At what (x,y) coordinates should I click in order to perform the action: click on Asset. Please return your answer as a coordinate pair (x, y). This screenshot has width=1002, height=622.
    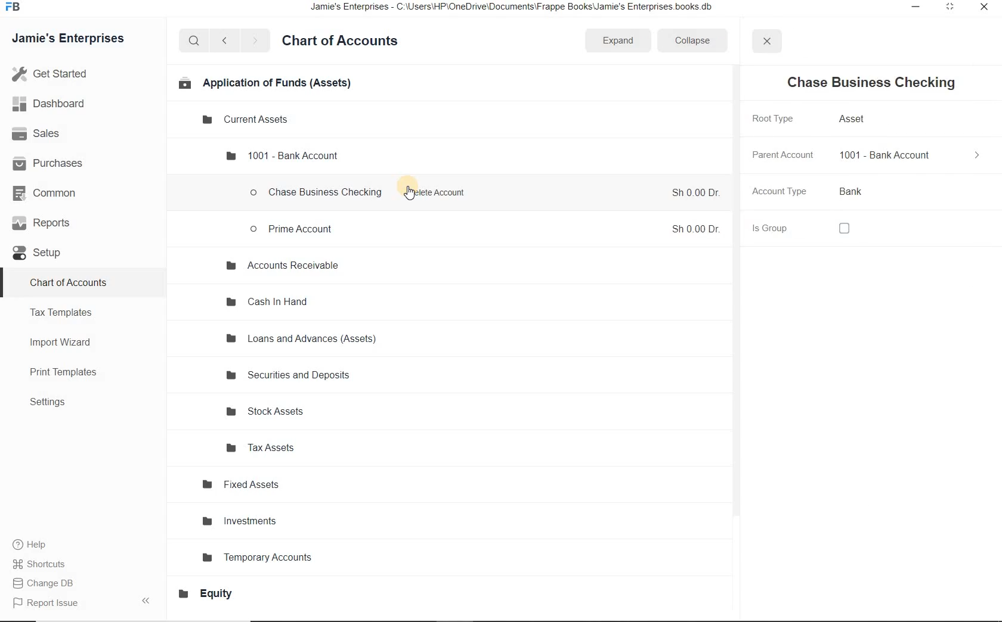
    Looking at the image, I should click on (854, 118).